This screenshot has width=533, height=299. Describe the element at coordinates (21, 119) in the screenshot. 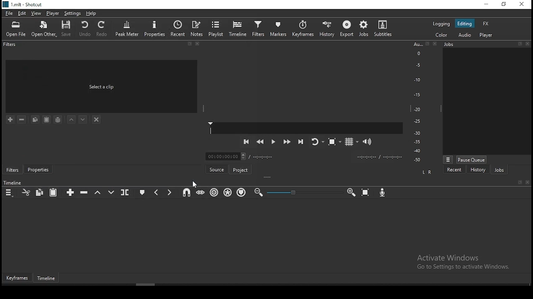

I see `remove selected filter` at that location.